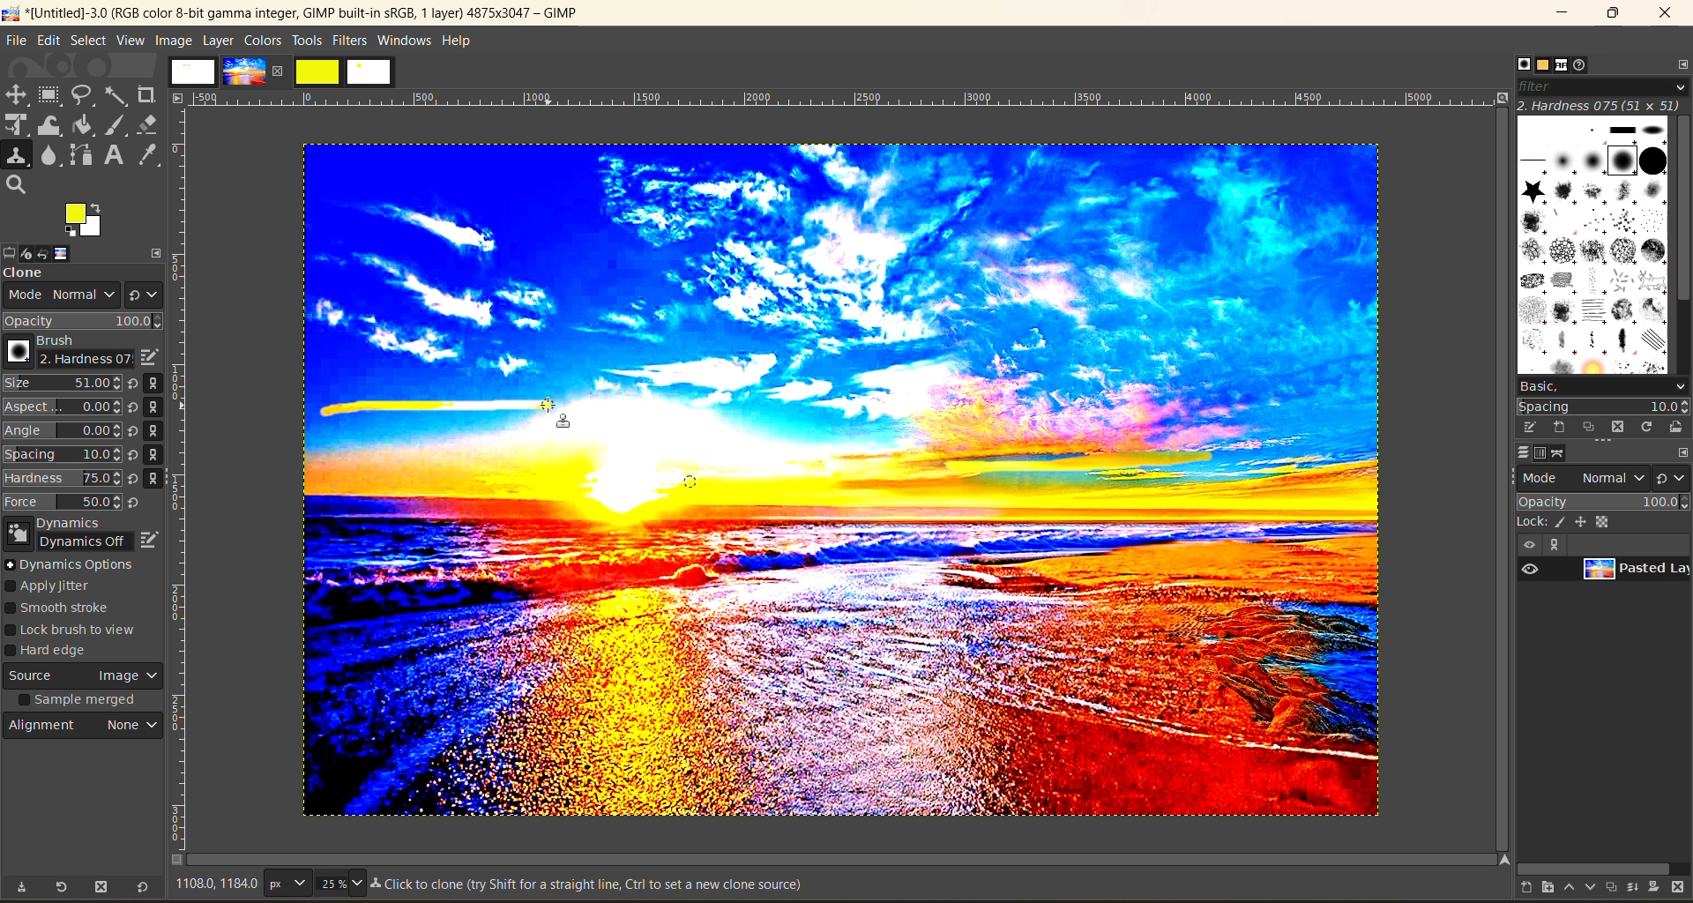 The image size is (1693, 903). I want to click on filters, so click(352, 40).